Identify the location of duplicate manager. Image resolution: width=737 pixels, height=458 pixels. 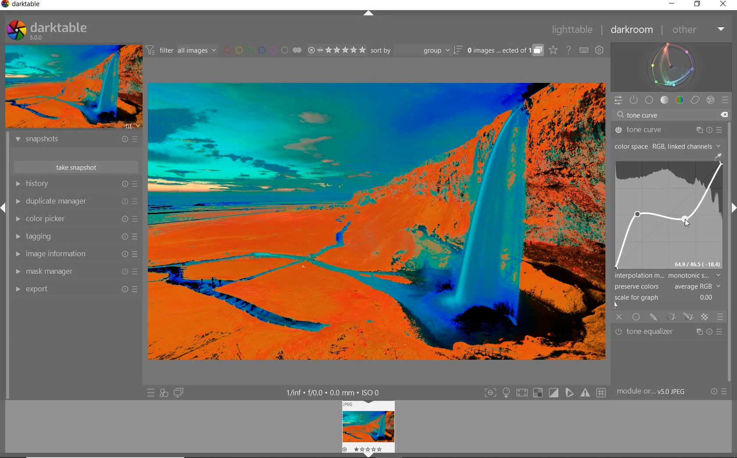
(76, 201).